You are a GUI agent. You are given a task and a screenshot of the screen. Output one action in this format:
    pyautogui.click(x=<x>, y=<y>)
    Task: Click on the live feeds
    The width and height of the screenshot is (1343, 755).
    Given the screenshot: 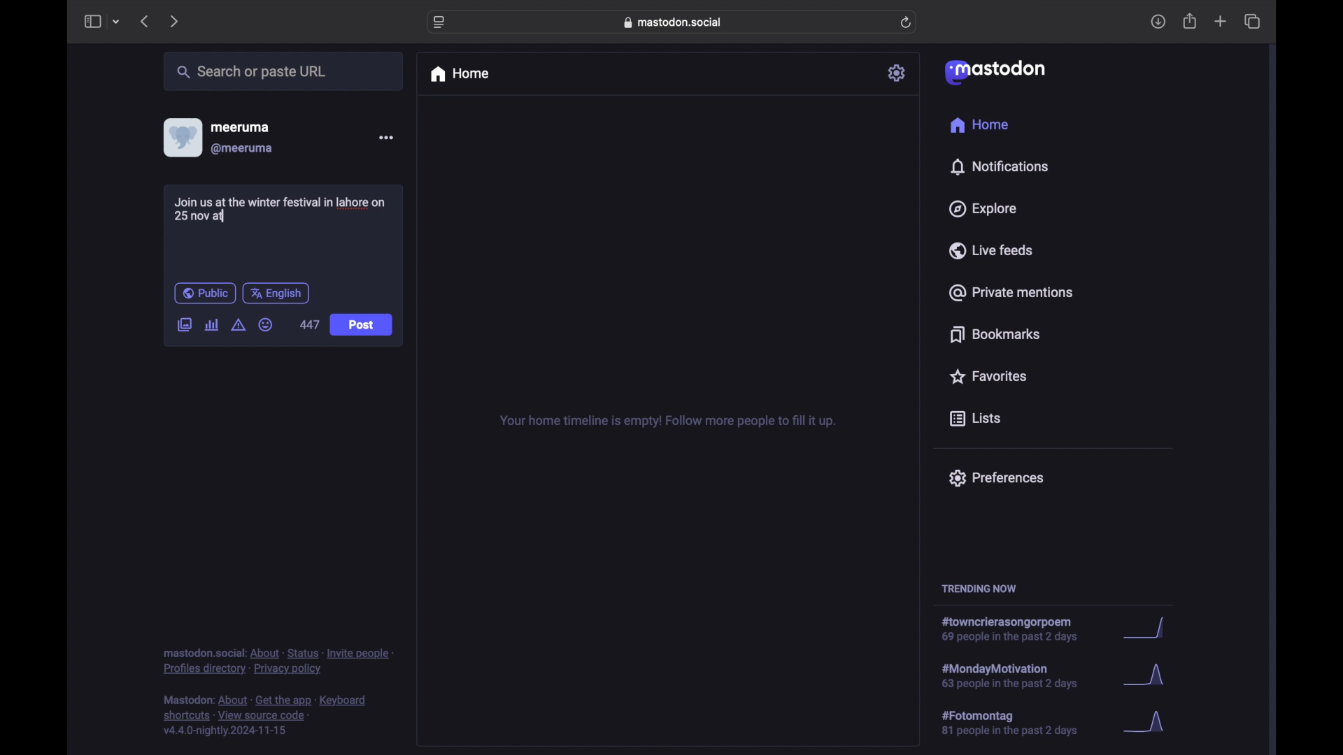 What is the action you would take?
    pyautogui.click(x=992, y=250)
    